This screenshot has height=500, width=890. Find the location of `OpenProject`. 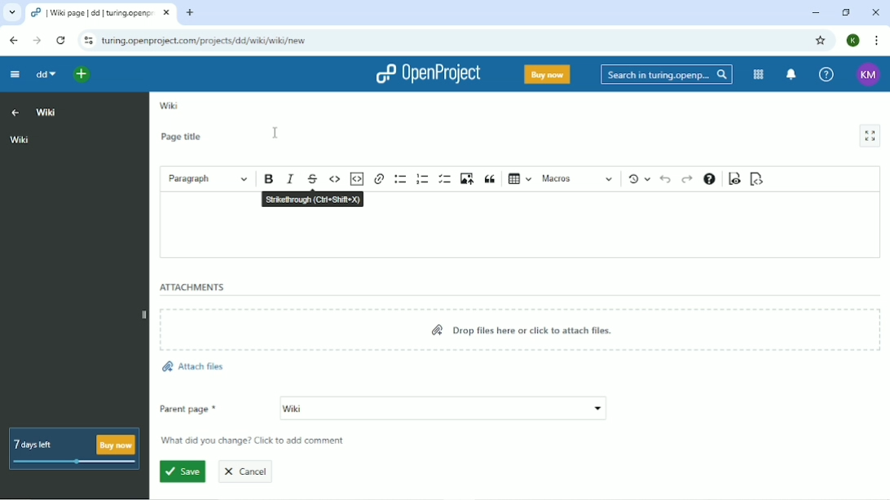

OpenProject is located at coordinates (428, 73).